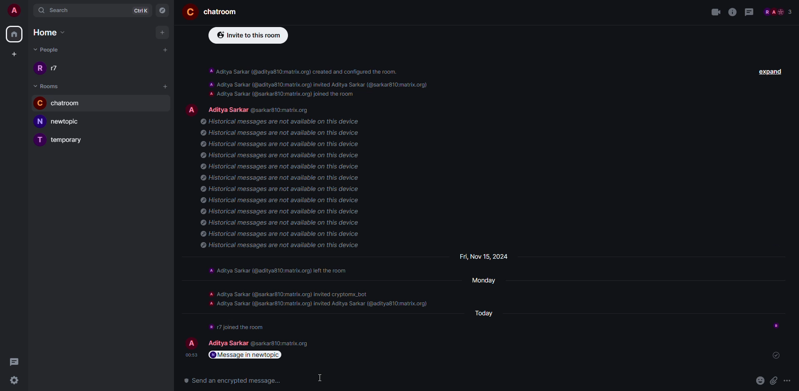 Image resolution: width=799 pixels, height=391 pixels. Describe the element at coordinates (64, 139) in the screenshot. I see `temporary` at that location.